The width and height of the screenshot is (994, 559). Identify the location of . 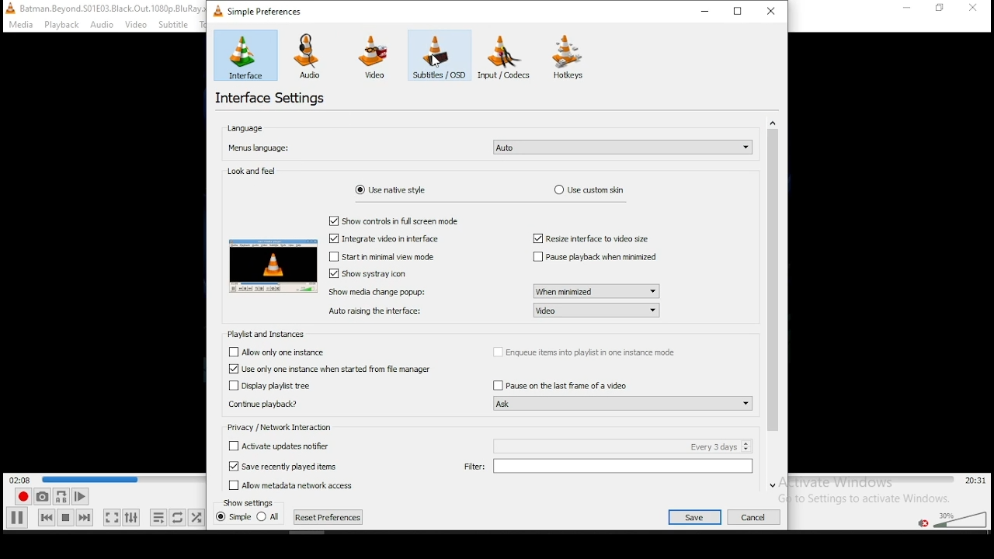
(759, 516).